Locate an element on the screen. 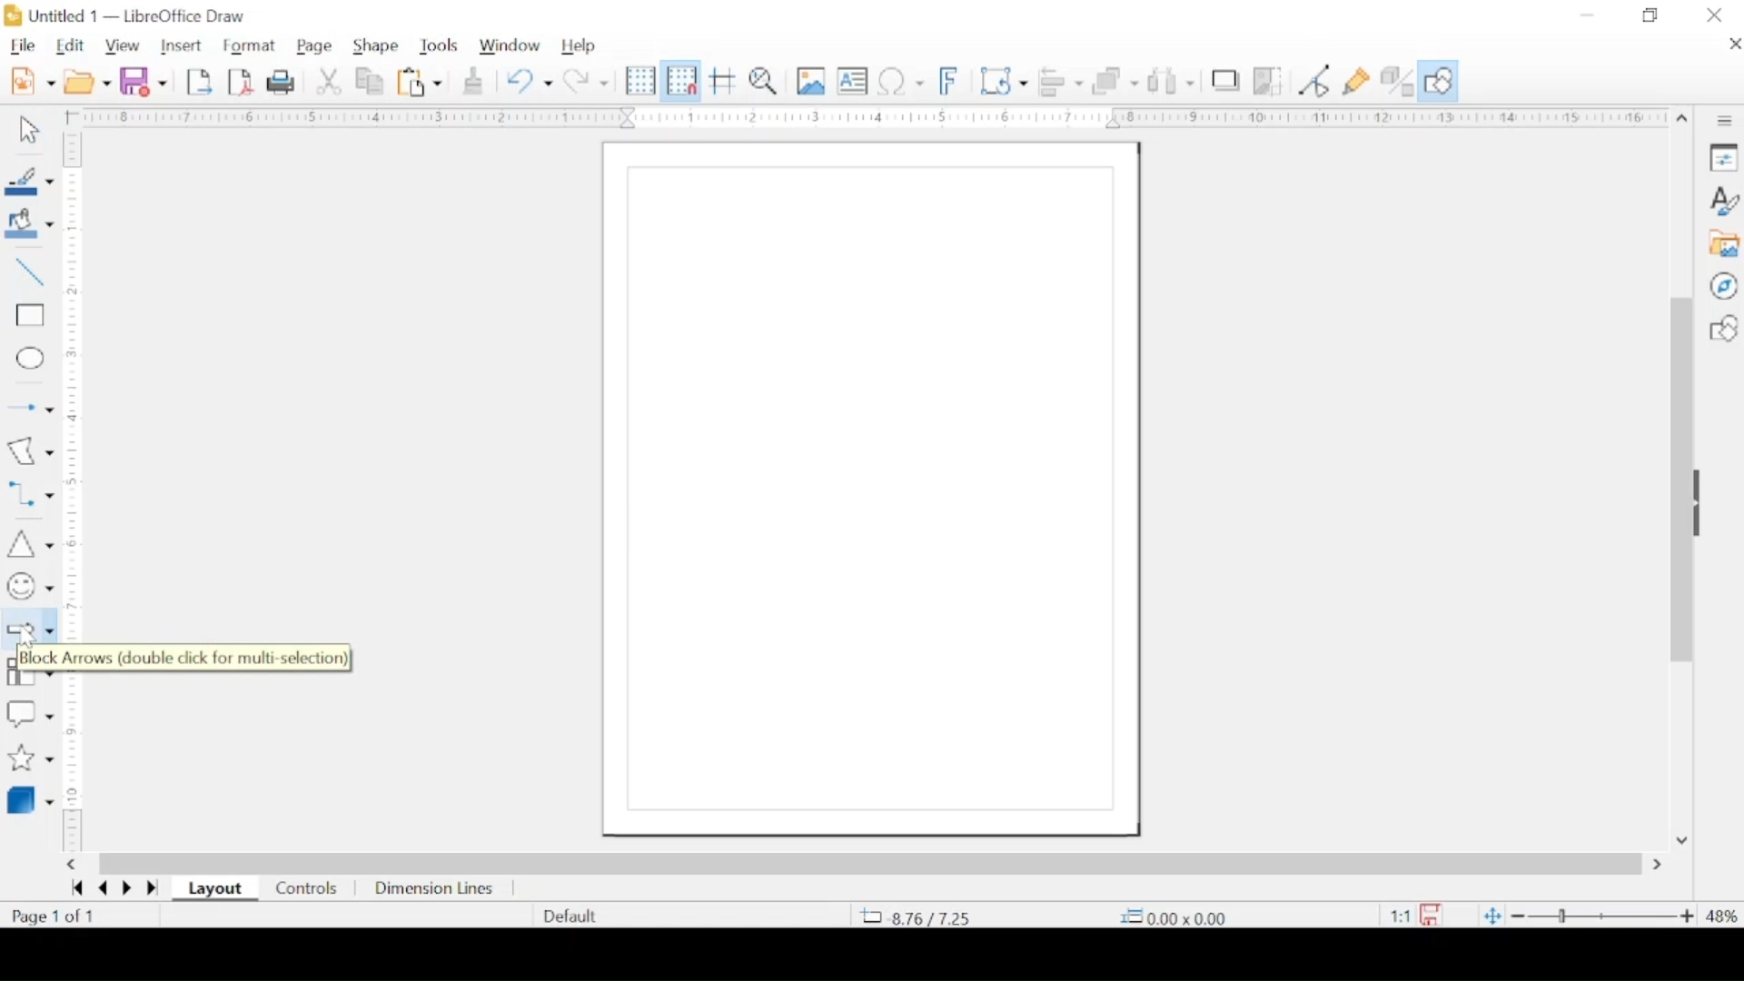 The width and height of the screenshot is (1744, 981). snap to grid is located at coordinates (681, 80).